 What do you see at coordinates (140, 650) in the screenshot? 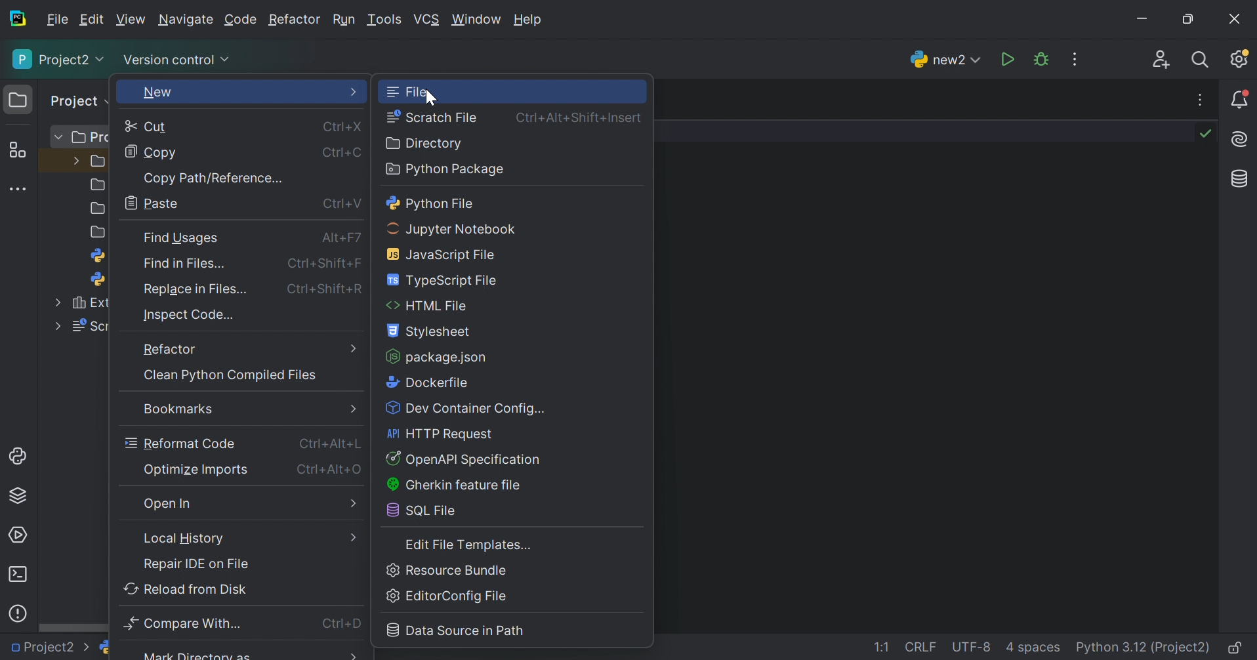
I see `new2.py` at bounding box center [140, 650].